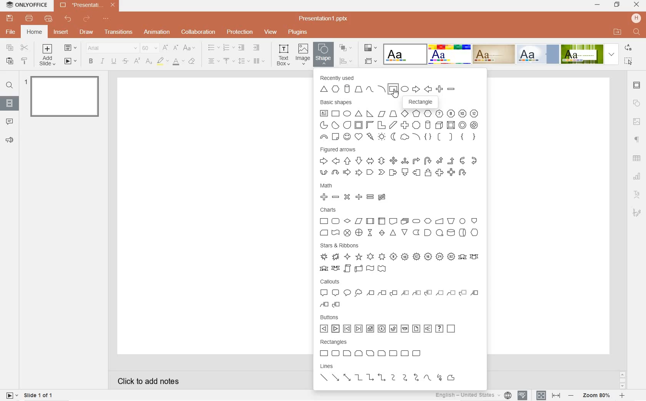 Image resolution: width=646 pixels, height=401 pixels. I want to click on English - United States, so click(472, 395).